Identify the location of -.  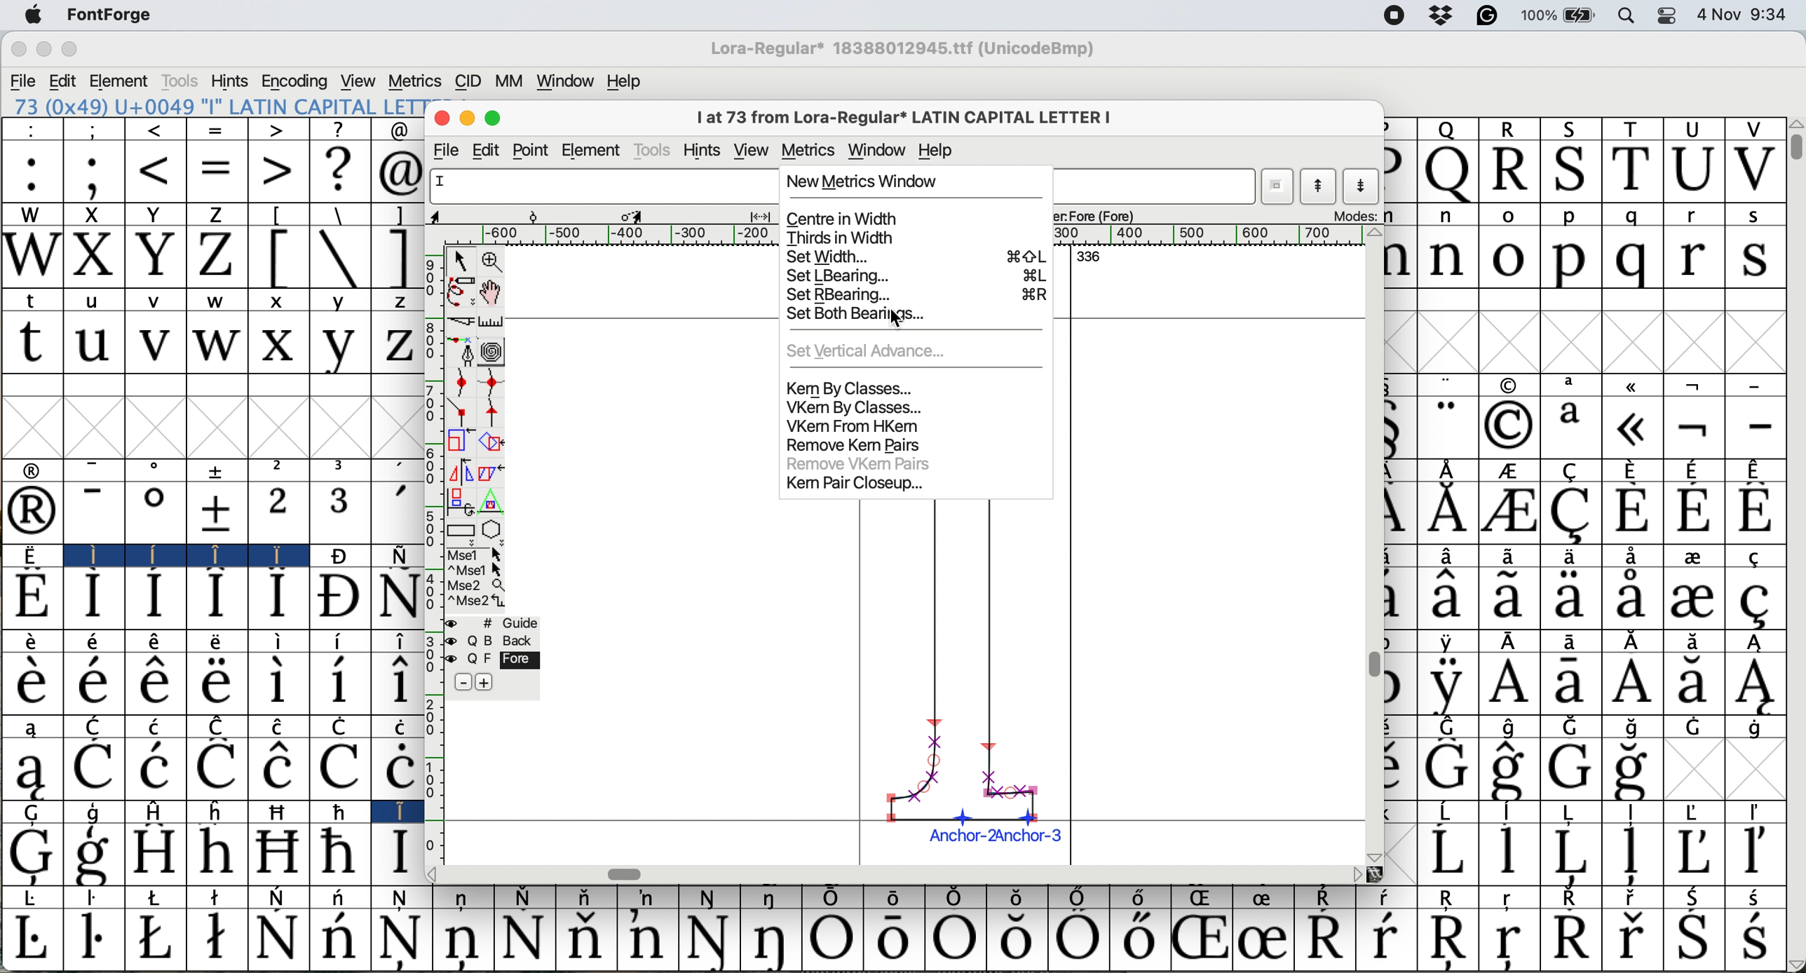
(95, 468).